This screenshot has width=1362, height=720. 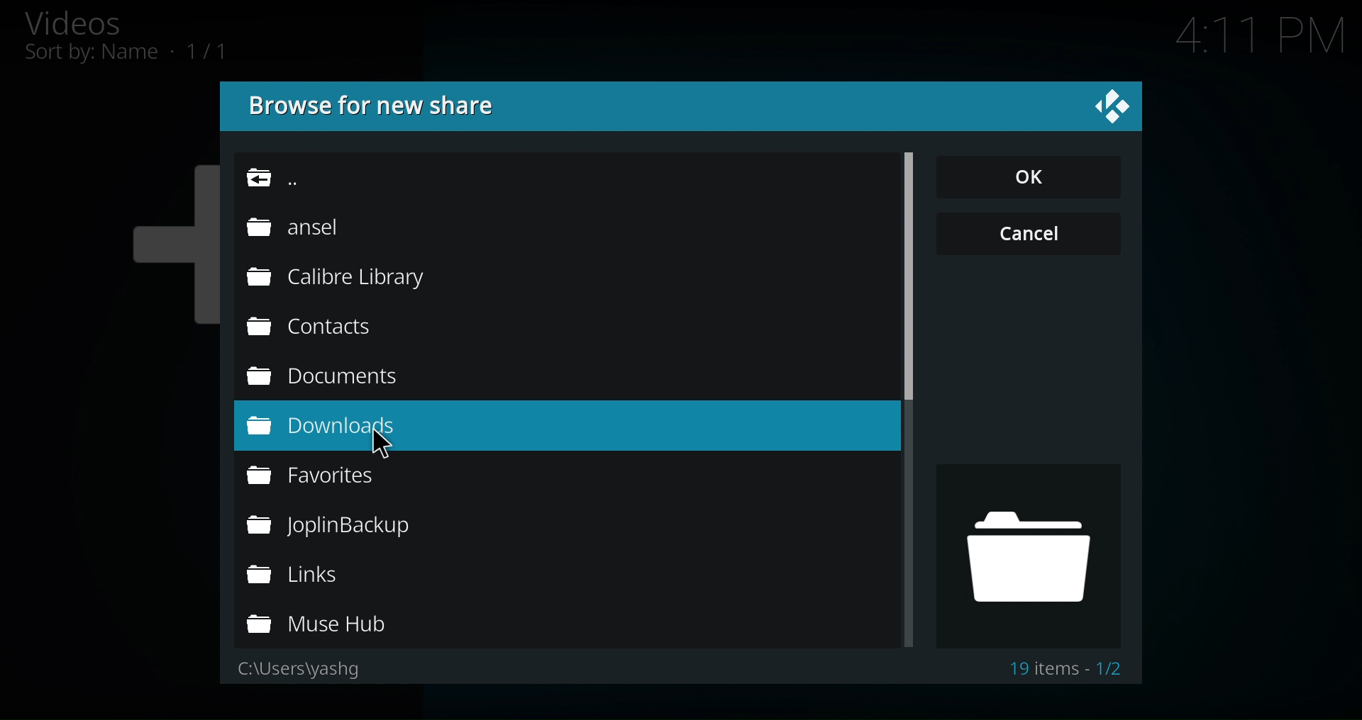 I want to click on C:\Users\yasing, so click(x=297, y=670).